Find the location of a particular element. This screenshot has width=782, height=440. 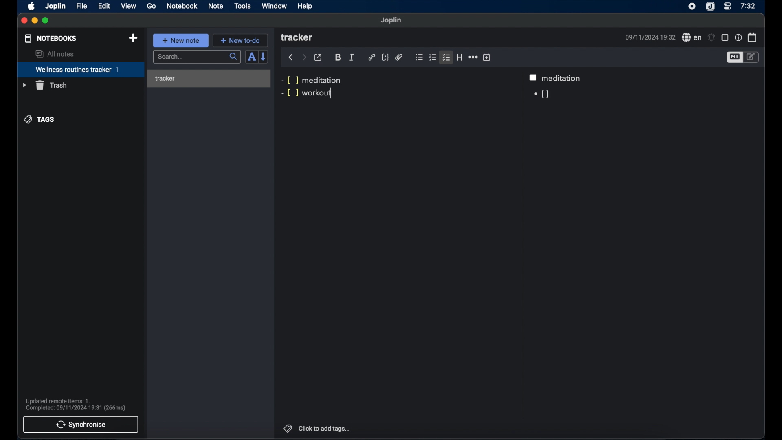

tracker is located at coordinates (298, 38).